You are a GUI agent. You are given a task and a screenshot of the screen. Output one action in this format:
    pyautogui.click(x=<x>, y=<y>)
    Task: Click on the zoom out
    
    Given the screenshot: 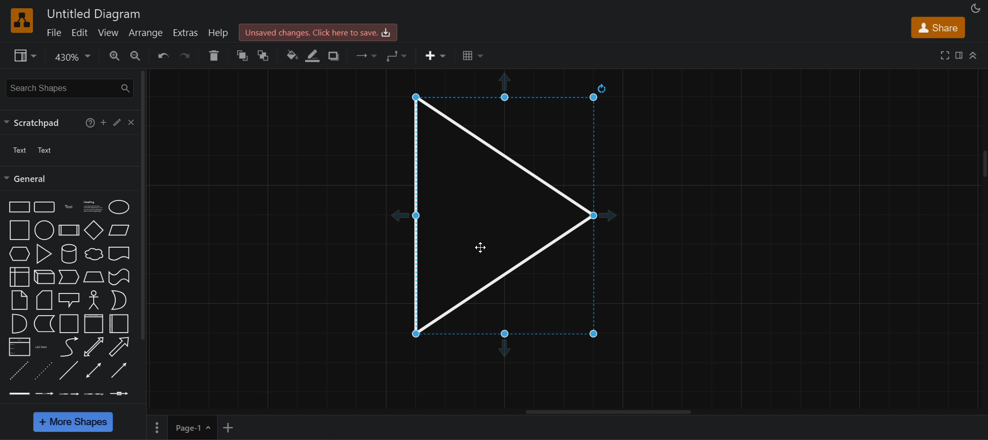 What is the action you would take?
    pyautogui.click(x=136, y=56)
    